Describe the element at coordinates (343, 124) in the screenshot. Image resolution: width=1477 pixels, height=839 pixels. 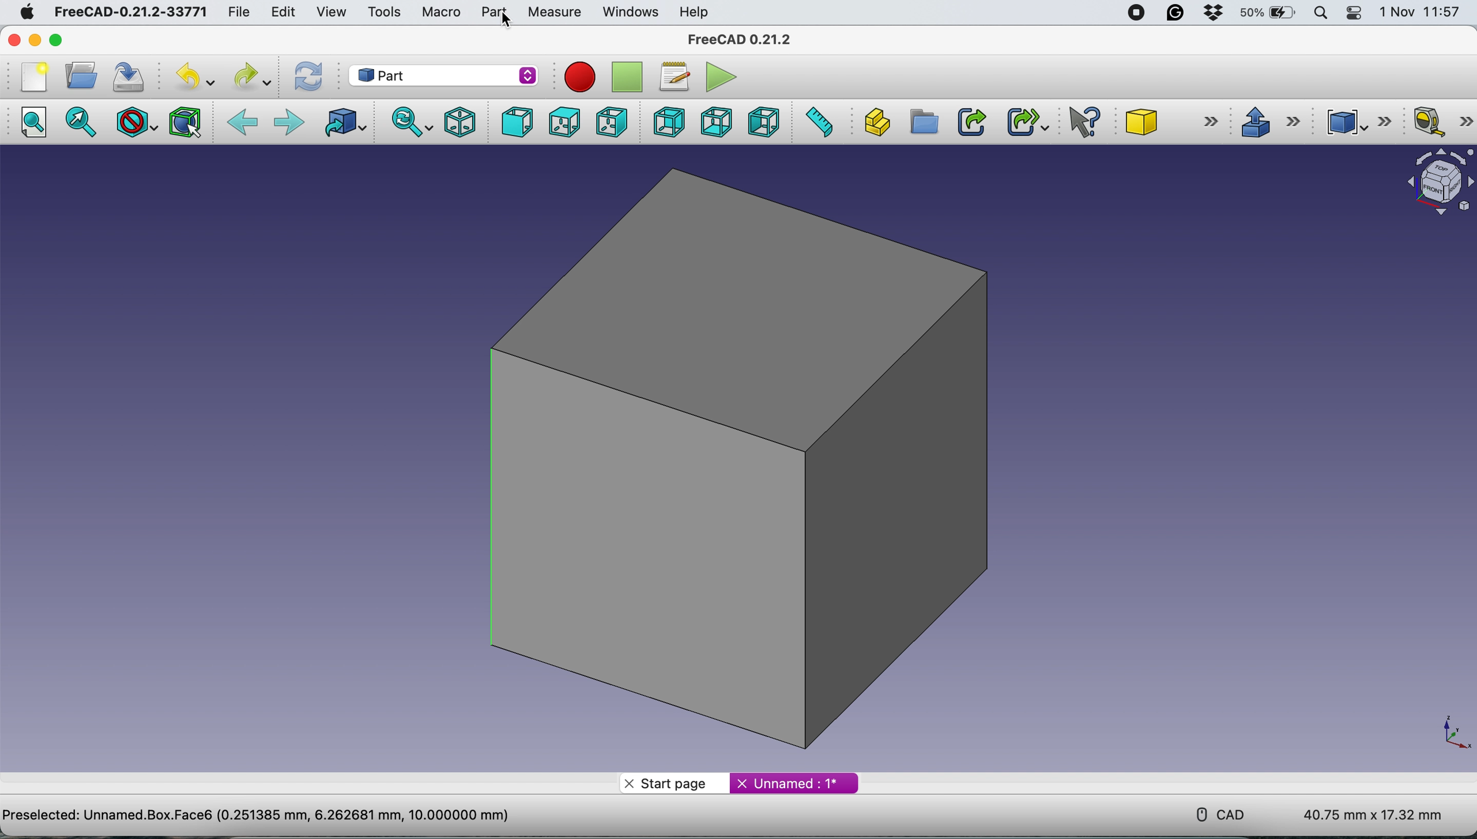
I see `go to linked object` at that location.